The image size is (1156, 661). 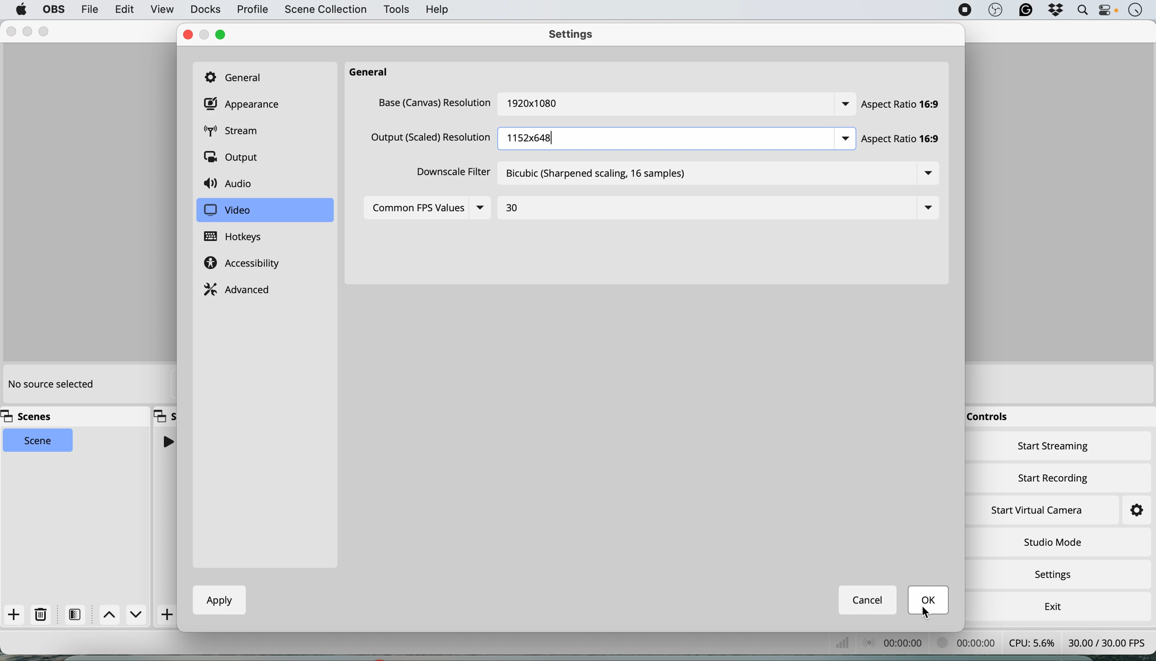 What do you see at coordinates (245, 264) in the screenshot?
I see `accessibility` at bounding box center [245, 264].